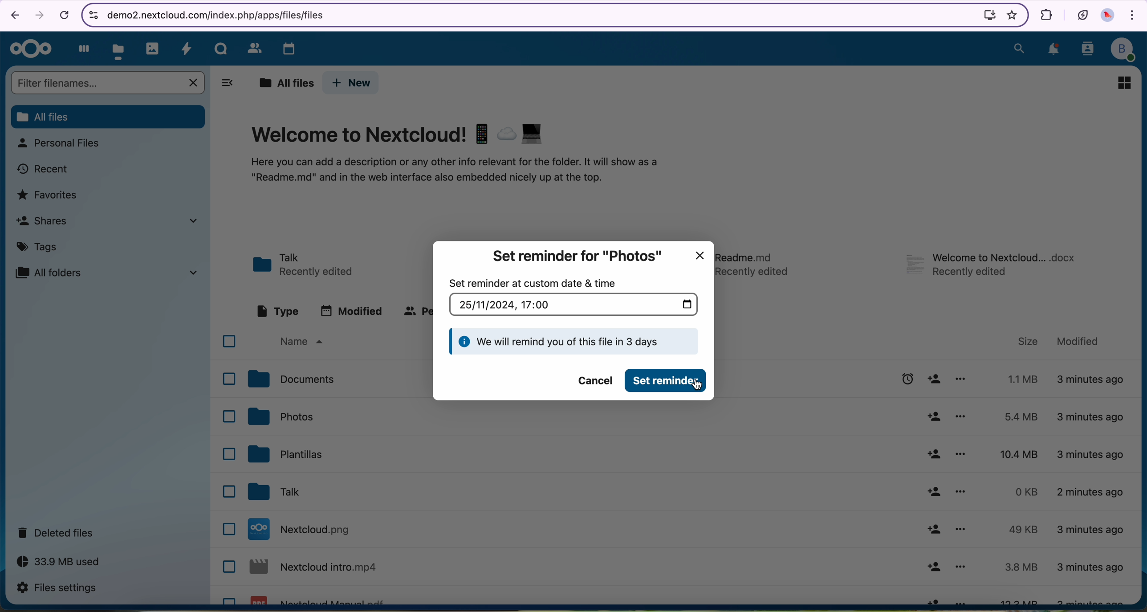 The width and height of the screenshot is (1147, 612). What do you see at coordinates (699, 388) in the screenshot?
I see `cursor` at bounding box center [699, 388].